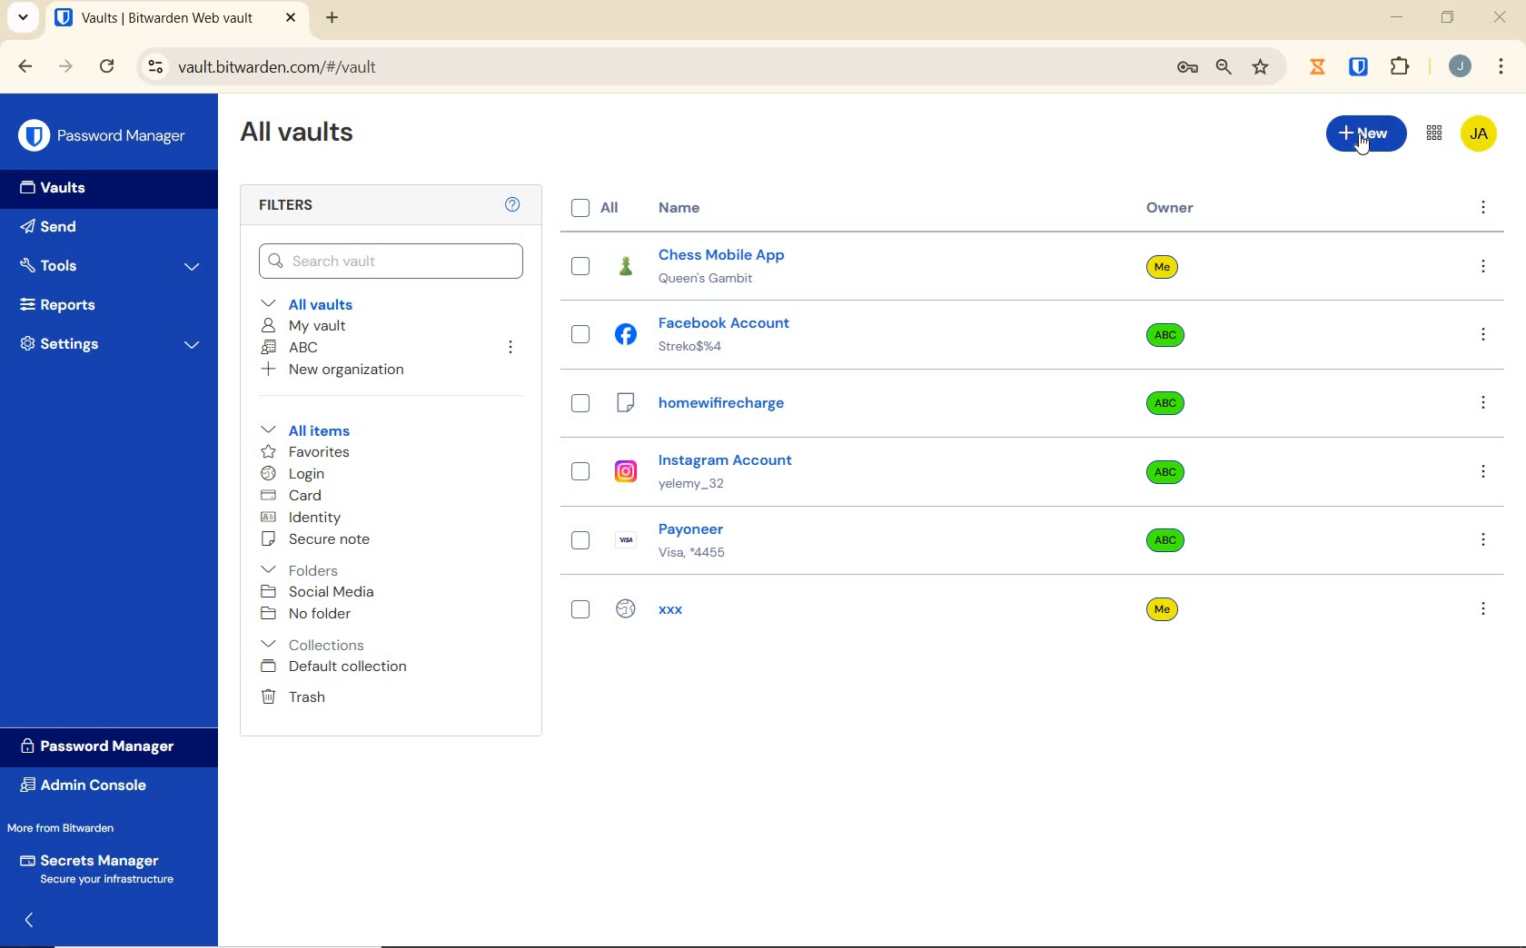  Describe the element at coordinates (1158, 441) in the screenshot. I see `Owner Name` at that location.